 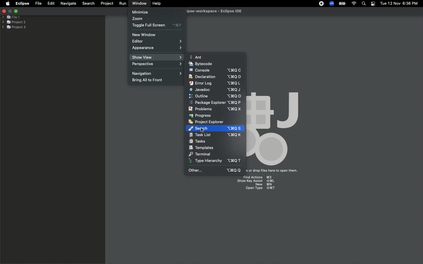 What do you see at coordinates (69, 4) in the screenshot?
I see `Navigate` at bounding box center [69, 4].